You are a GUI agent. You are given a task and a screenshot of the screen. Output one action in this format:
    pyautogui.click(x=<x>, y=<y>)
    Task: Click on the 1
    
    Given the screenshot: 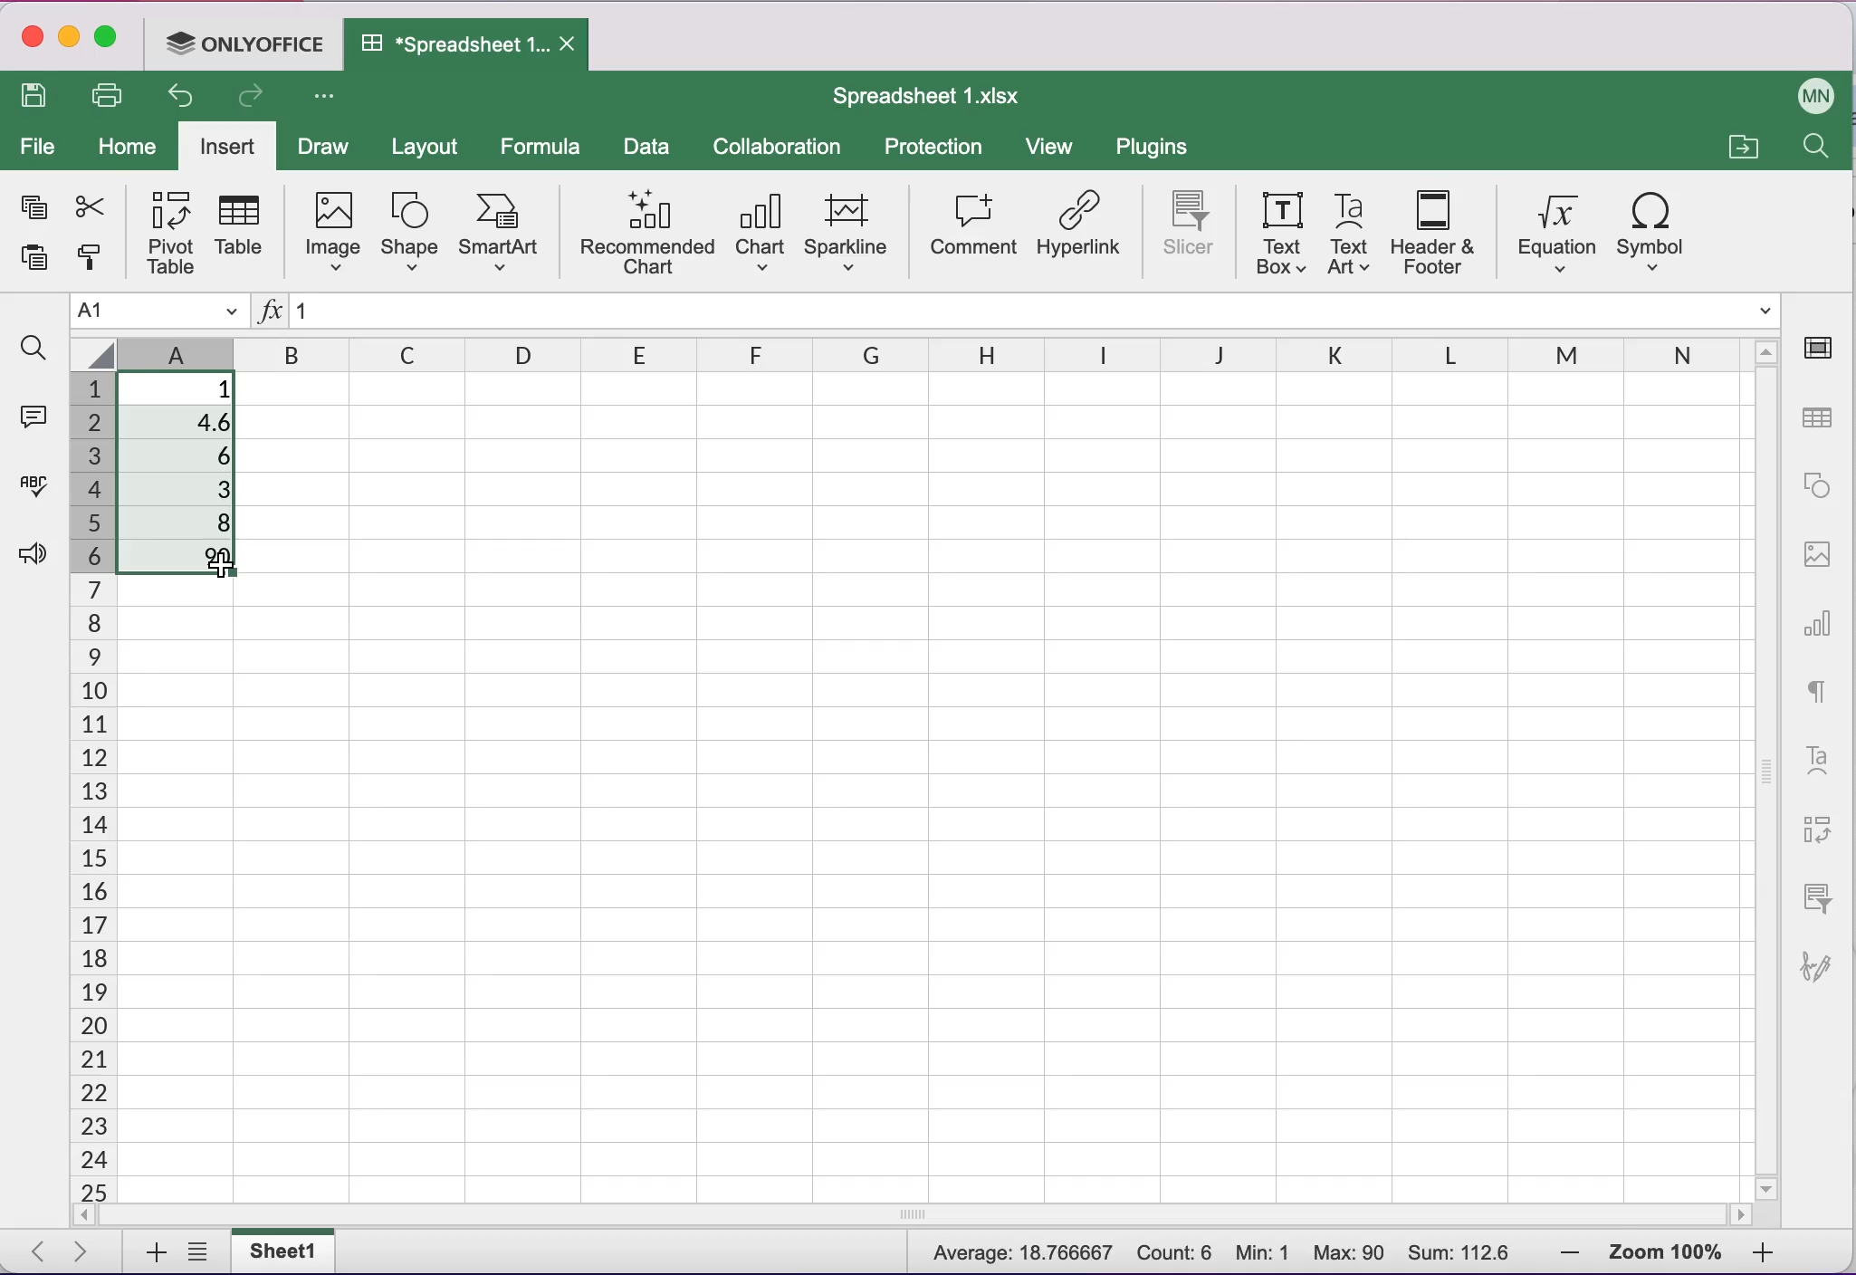 What is the action you would take?
    pyautogui.click(x=308, y=311)
    